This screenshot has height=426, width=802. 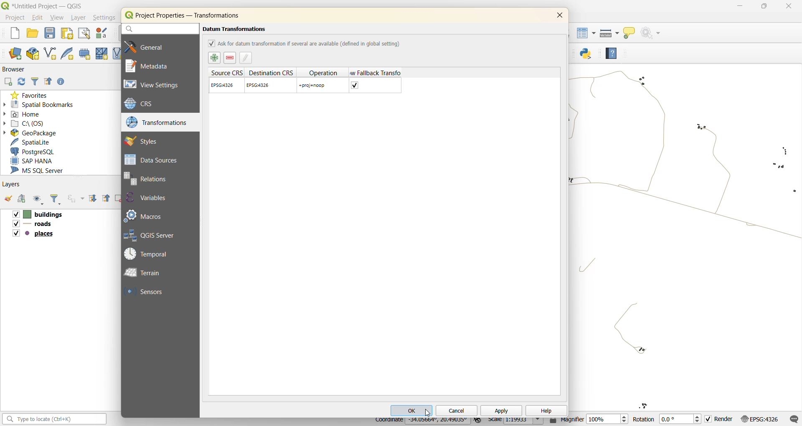 I want to click on print layout, so click(x=68, y=33).